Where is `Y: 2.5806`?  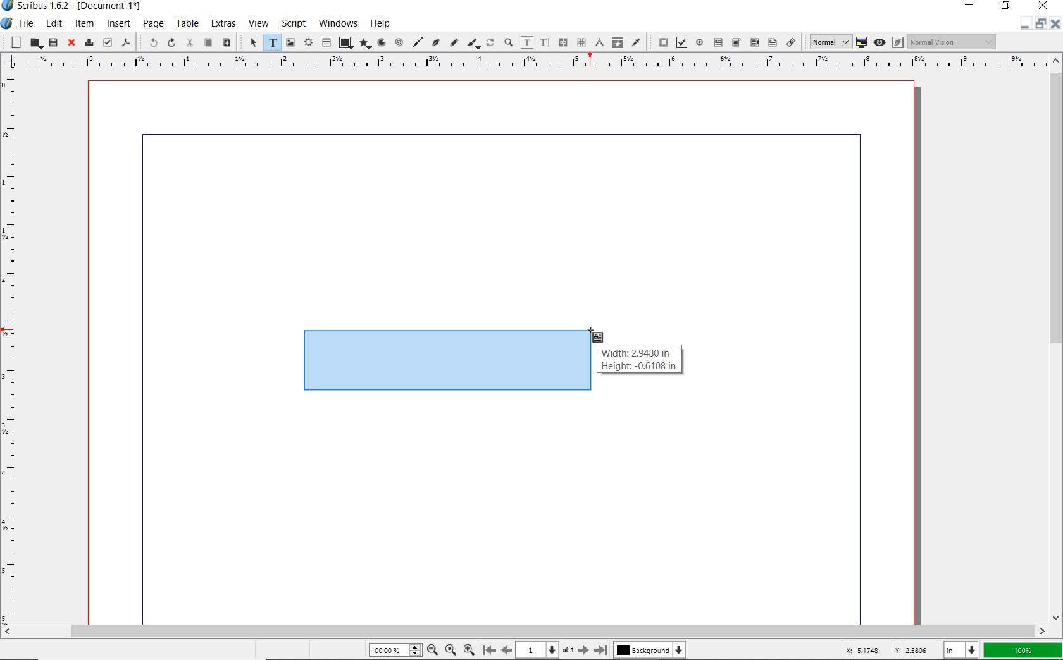 Y: 2.5806 is located at coordinates (913, 650).